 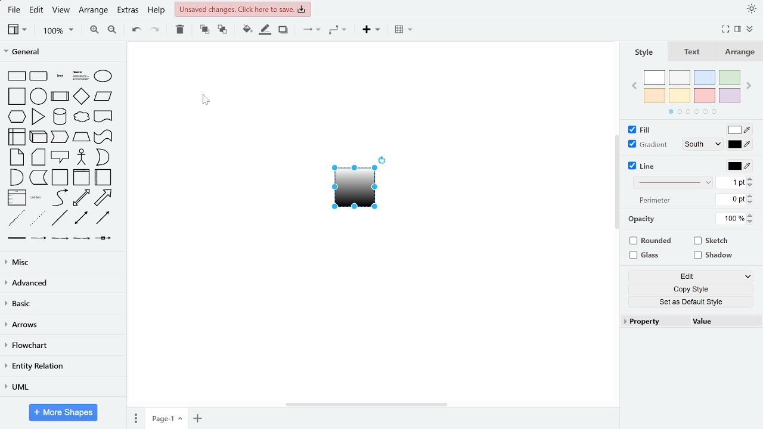 What do you see at coordinates (244, 10) in the screenshot?
I see `unsaved changes. Click here to save` at bounding box center [244, 10].